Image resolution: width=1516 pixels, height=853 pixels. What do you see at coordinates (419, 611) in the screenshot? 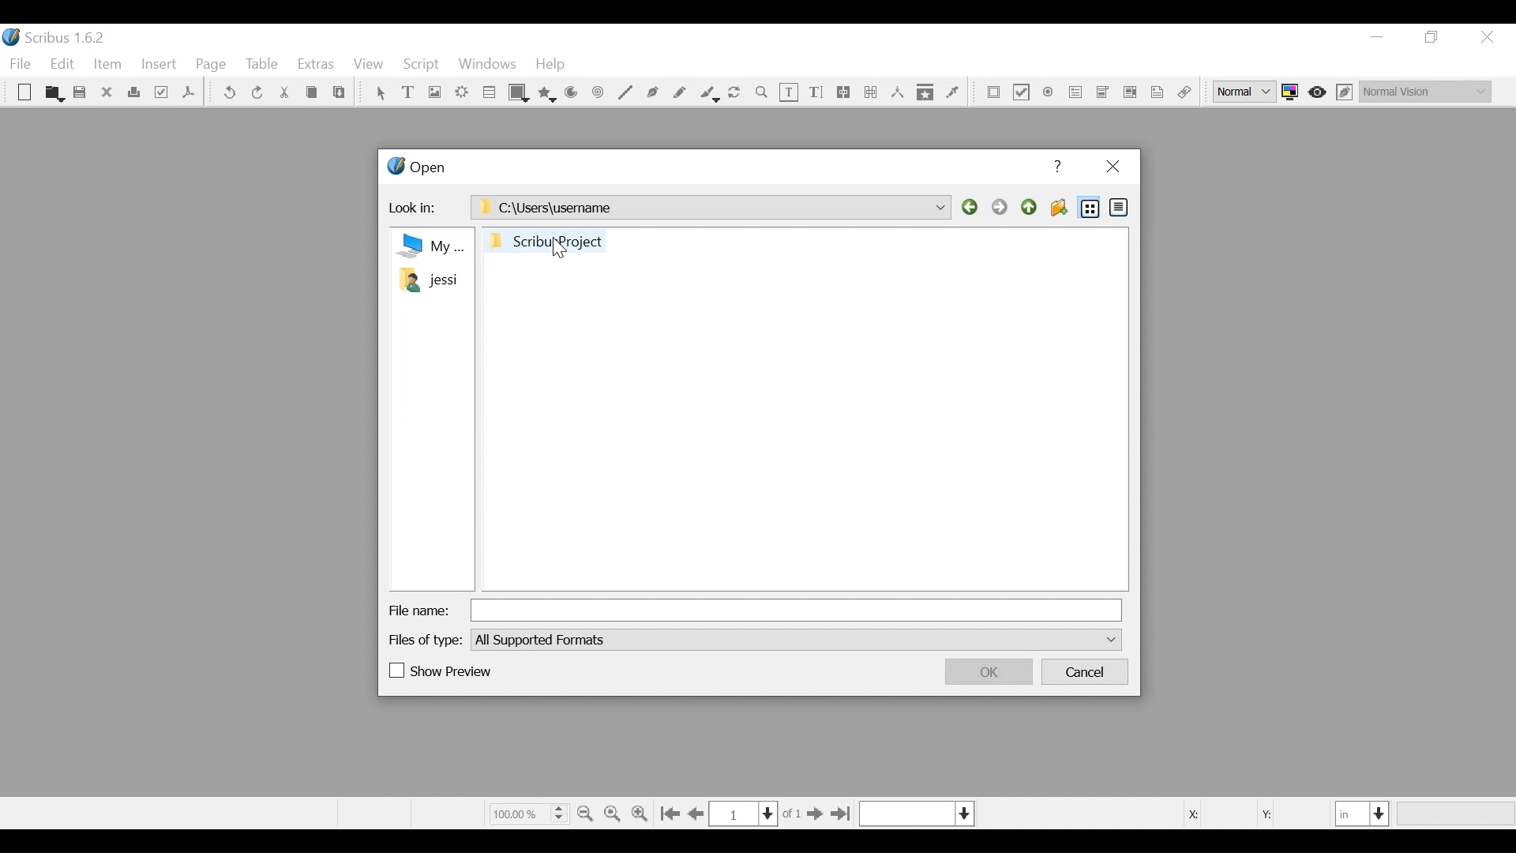
I see `File Name` at bounding box center [419, 611].